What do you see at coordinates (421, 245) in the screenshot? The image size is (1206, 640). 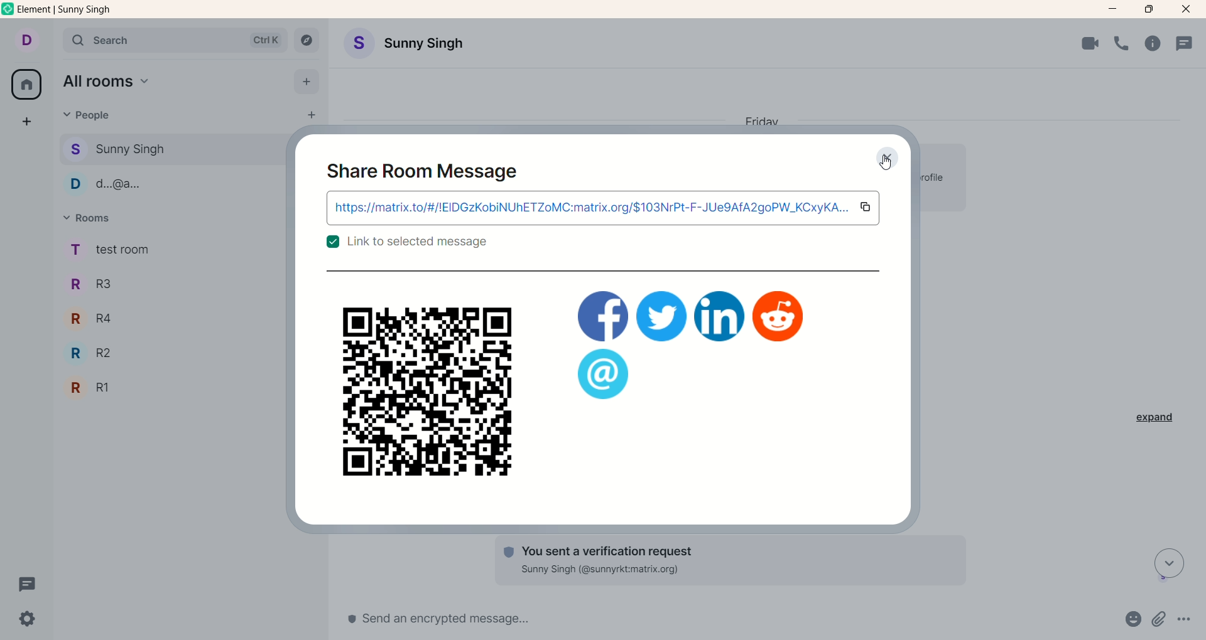 I see `text` at bounding box center [421, 245].